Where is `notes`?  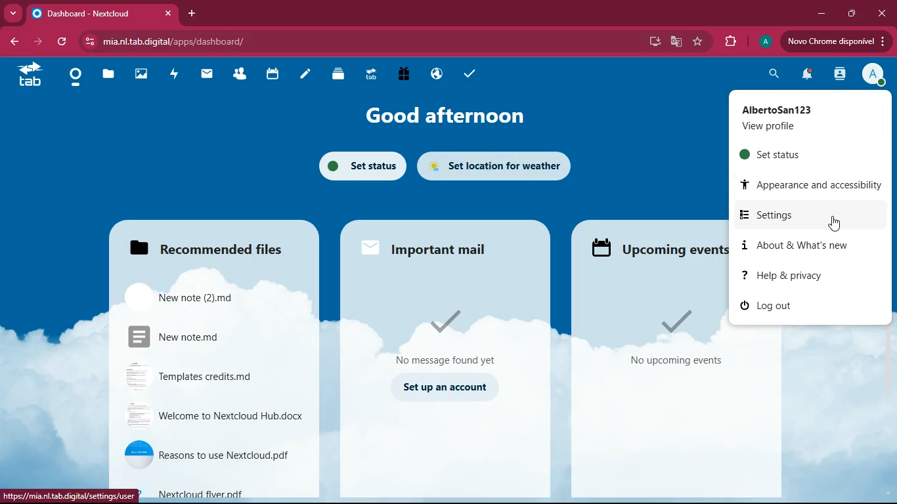 notes is located at coordinates (307, 76).